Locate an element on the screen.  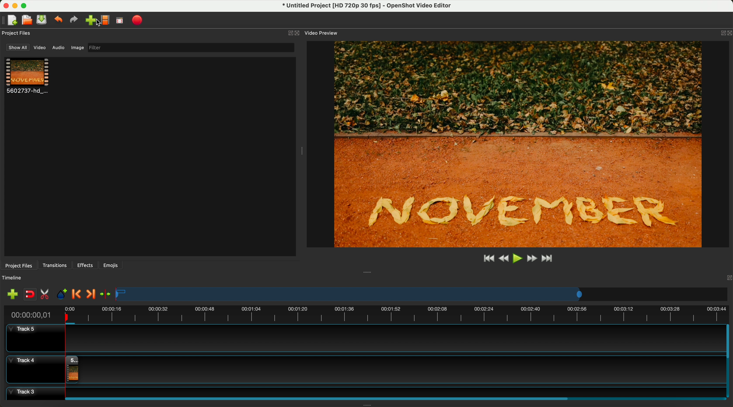
project files is located at coordinates (17, 33).